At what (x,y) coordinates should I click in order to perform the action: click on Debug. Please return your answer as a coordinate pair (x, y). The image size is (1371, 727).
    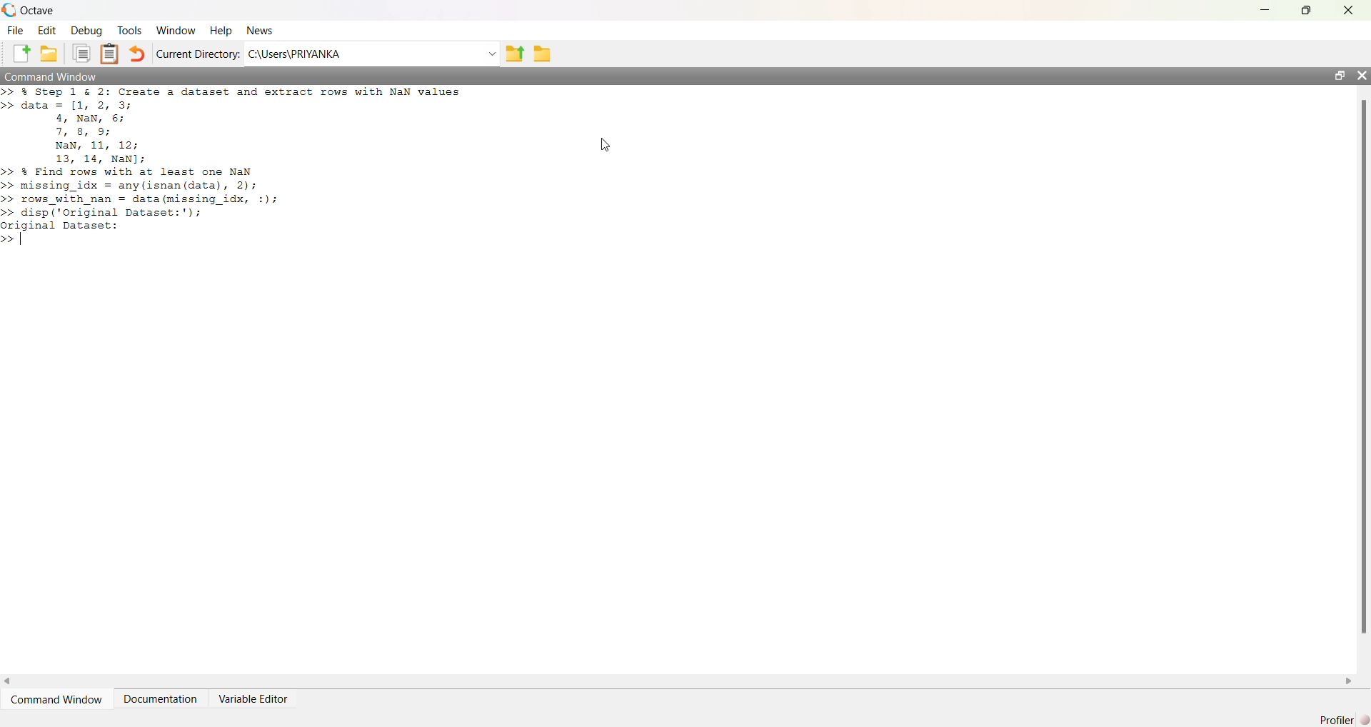
    Looking at the image, I should click on (86, 31).